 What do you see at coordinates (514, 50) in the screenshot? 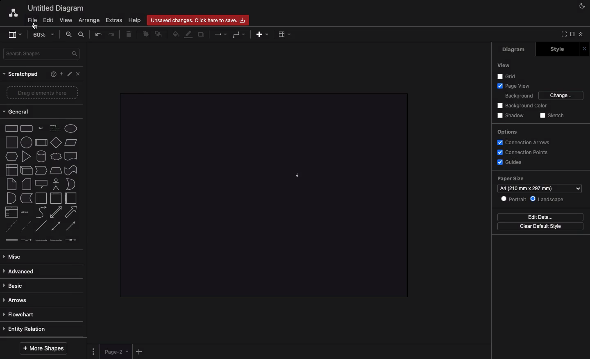
I see `Diagram` at bounding box center [514, 50].